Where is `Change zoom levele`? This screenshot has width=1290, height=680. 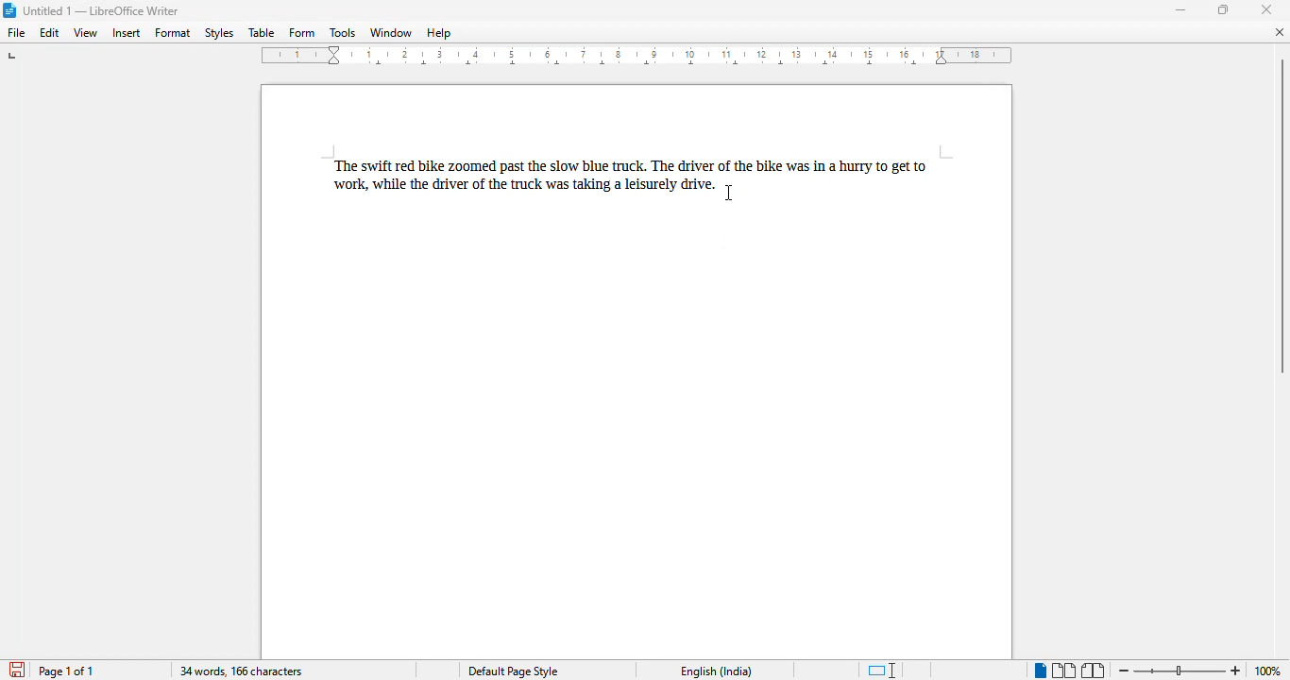 Change zoom levele is located at coordinates (1179, 671).